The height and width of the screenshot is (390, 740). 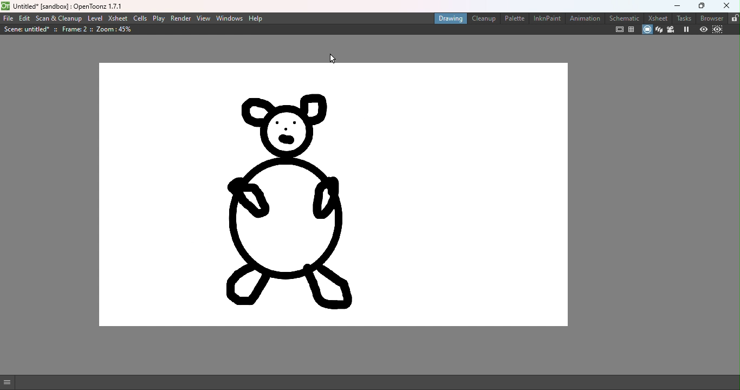 I want to click on Scene details, so click(x=67, y=30).